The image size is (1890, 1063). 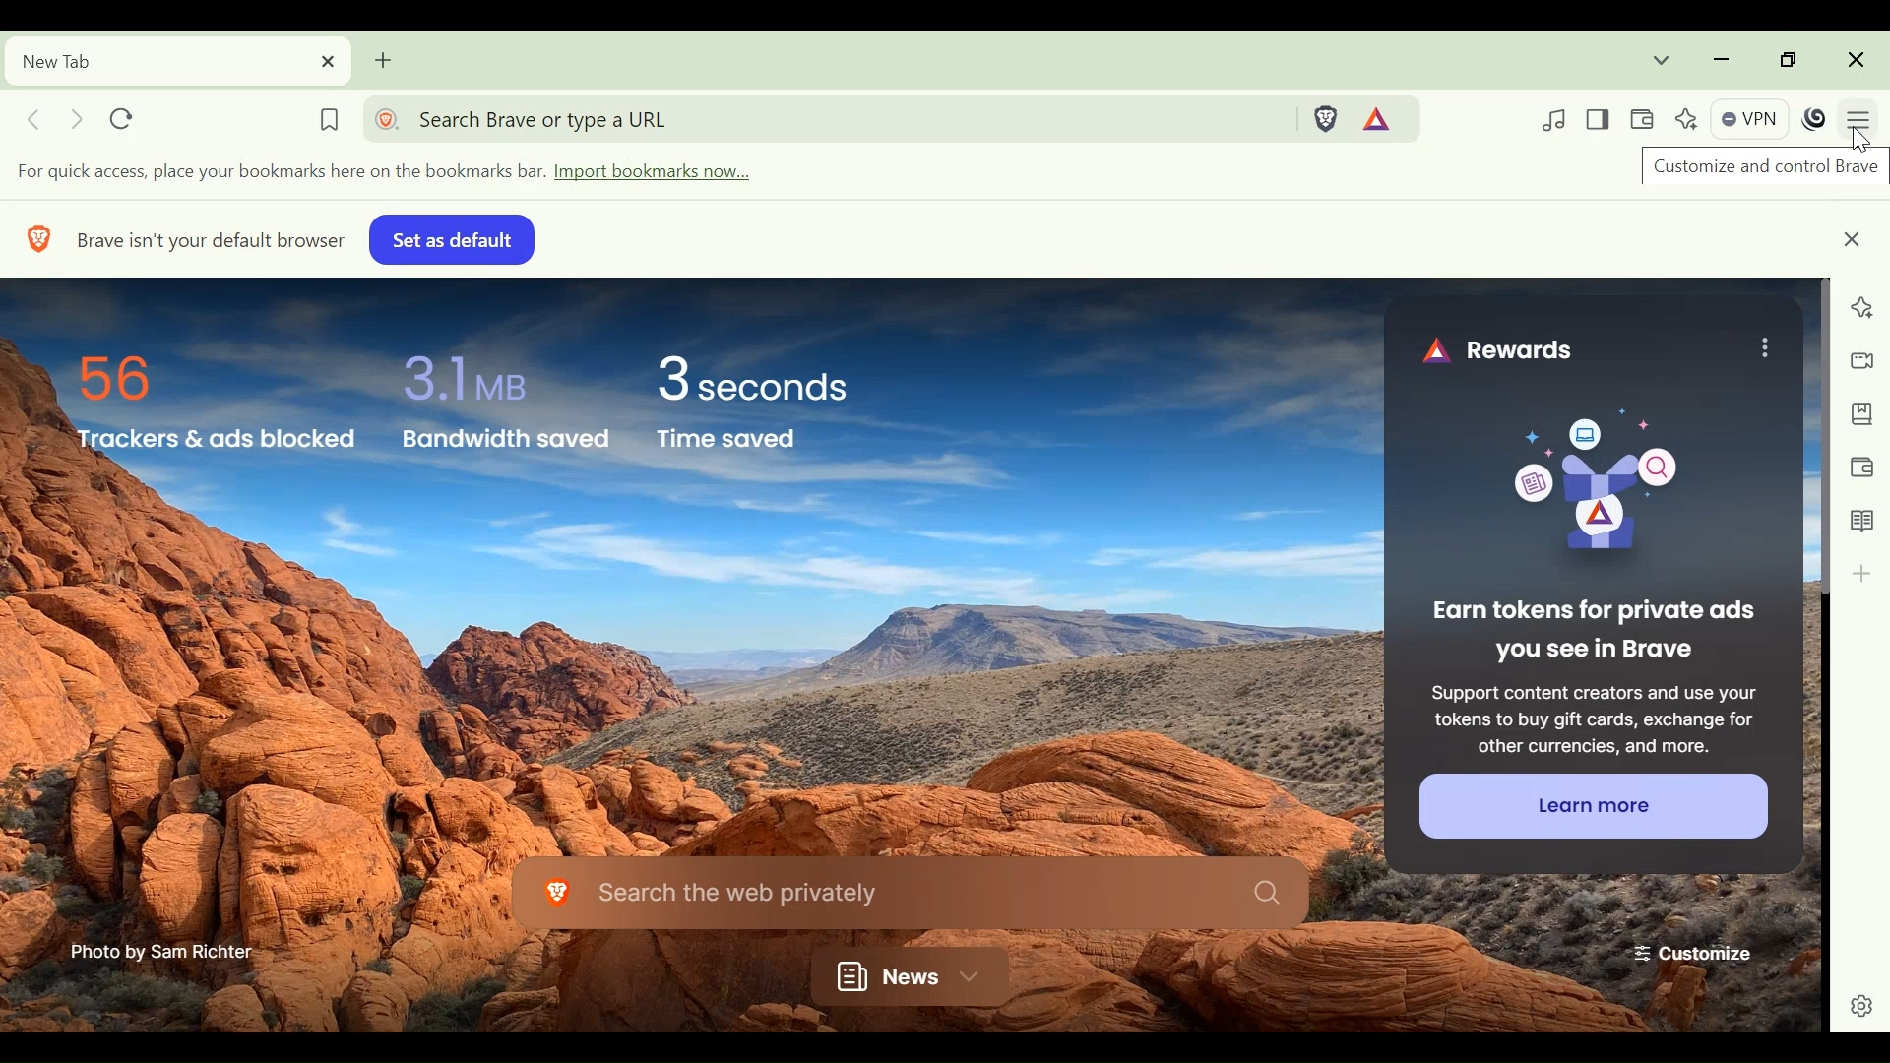 I want to click on 3 seconds, so click(x=767, y=379).